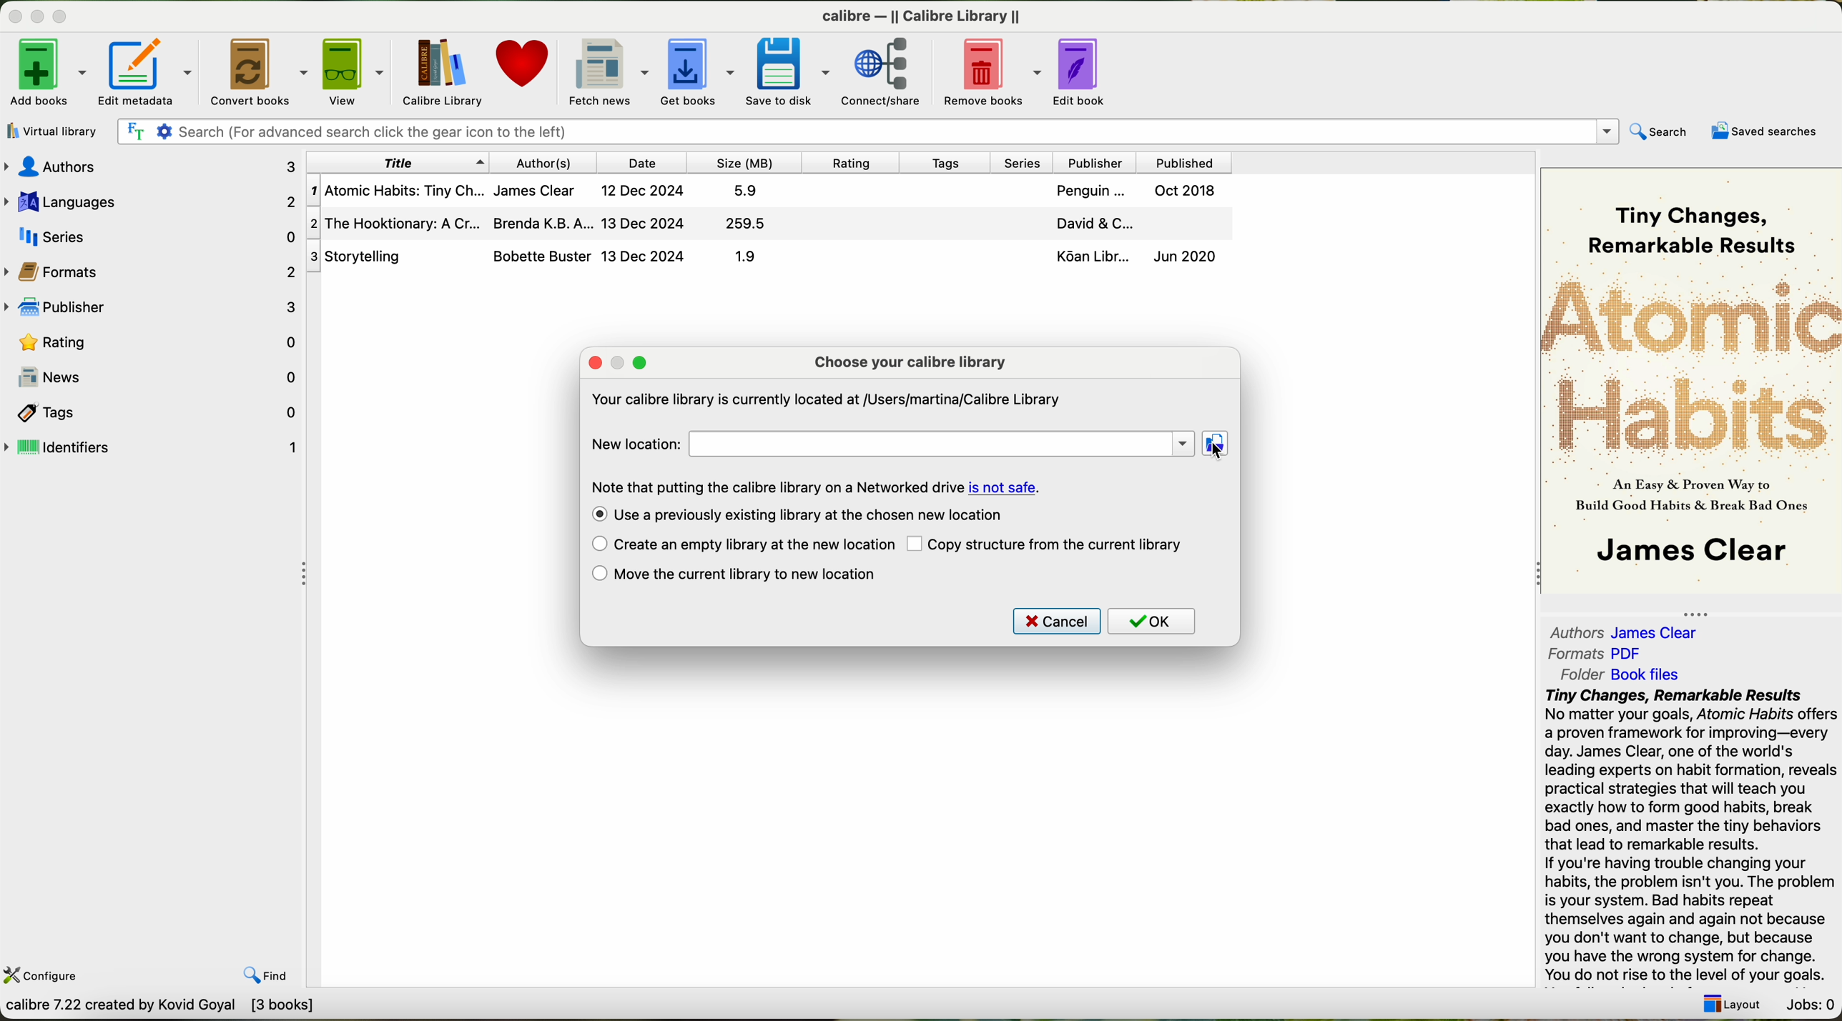 The width and height of the screenshot is (1842, 1021). Describe the element at coordinates (910, 362) in the screenshot. I see `choose your calibre library` at that location.